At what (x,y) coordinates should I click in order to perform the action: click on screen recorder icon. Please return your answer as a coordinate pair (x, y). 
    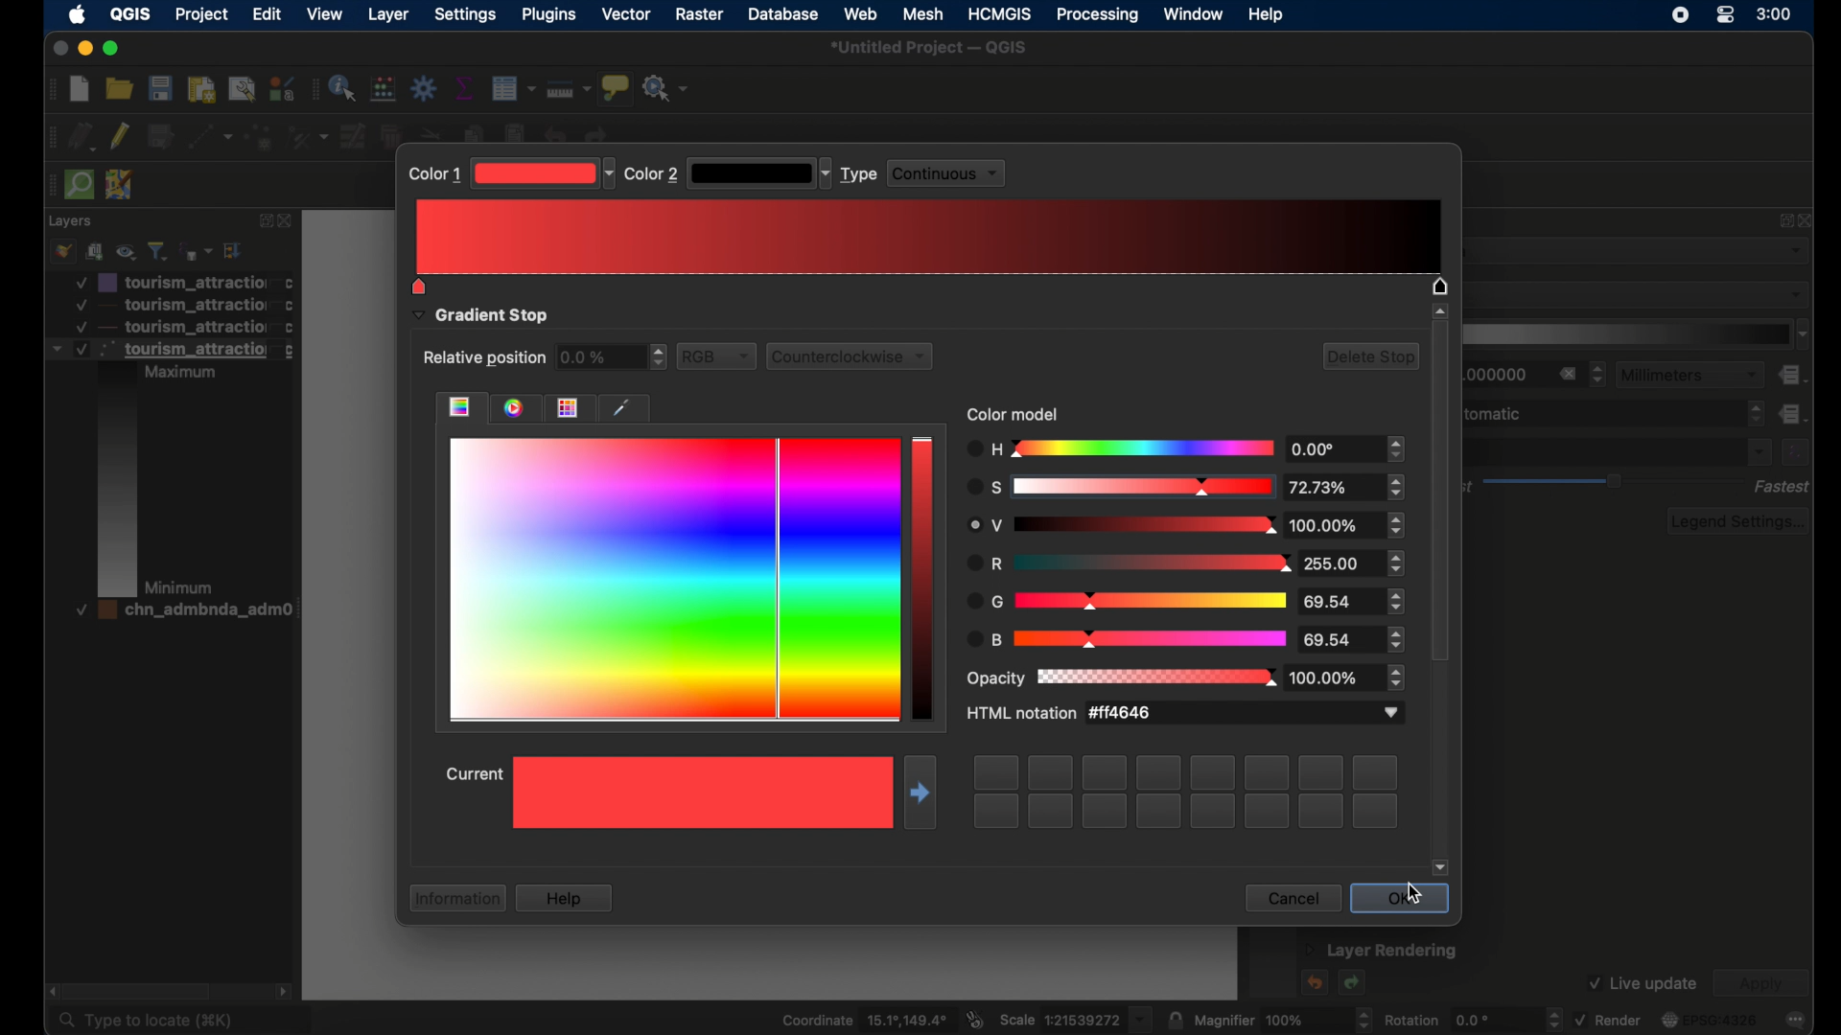
    Looking at the image, I should click on (1681, 17).